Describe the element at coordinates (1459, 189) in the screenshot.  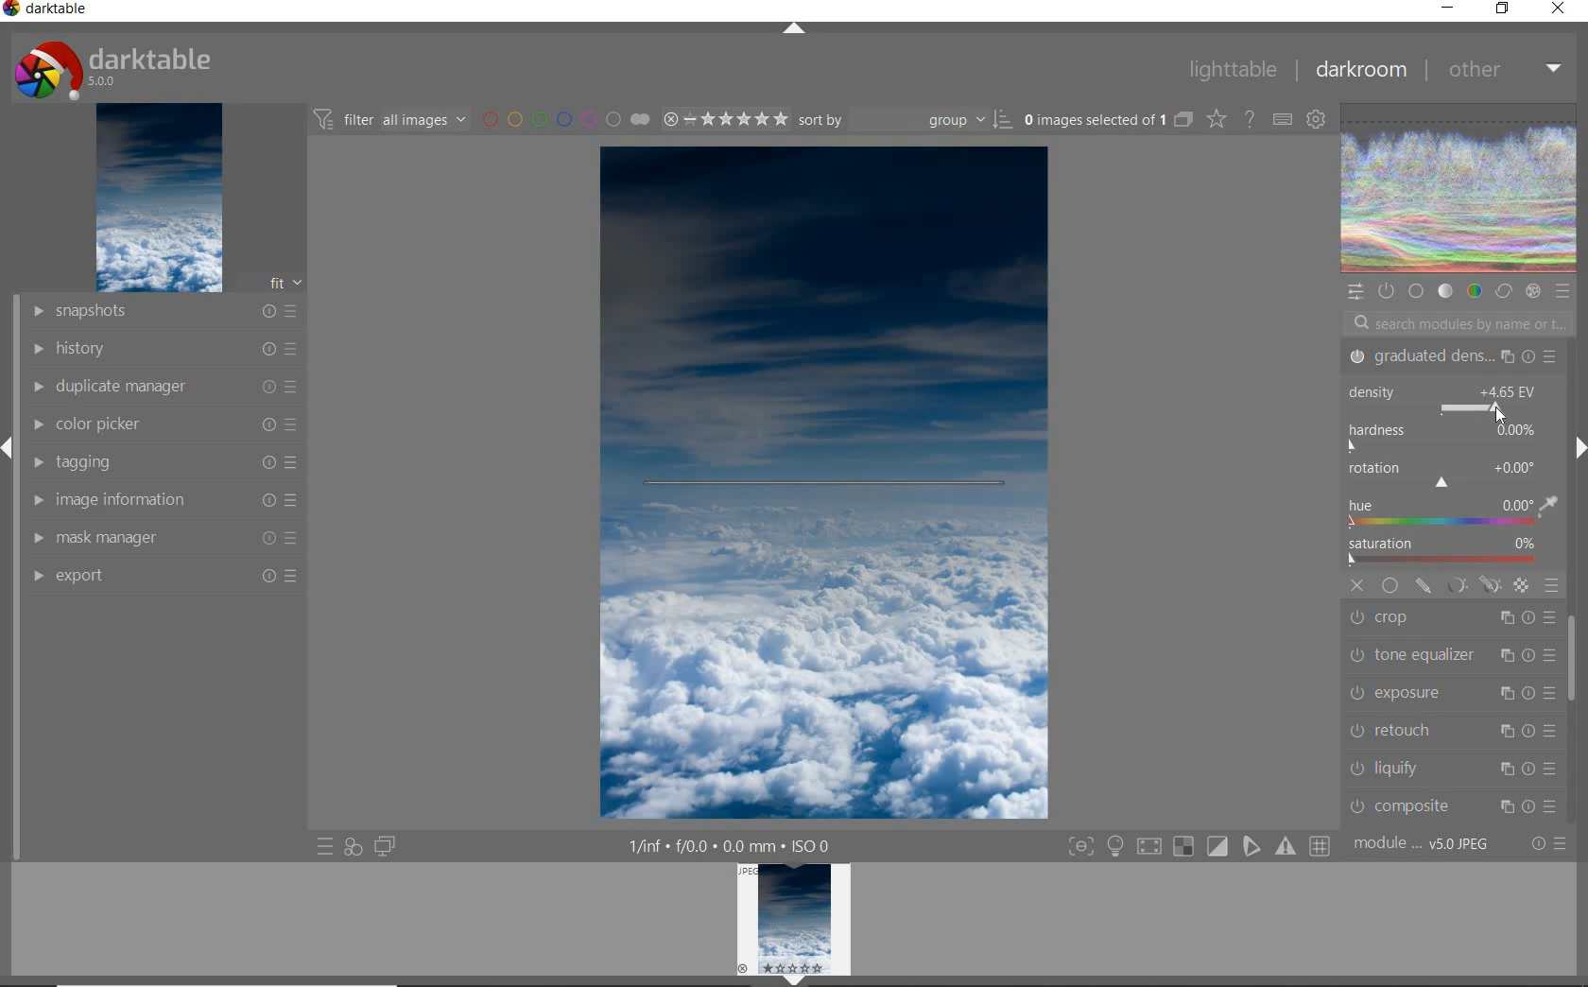
I see `WAVEFORM` at that location.